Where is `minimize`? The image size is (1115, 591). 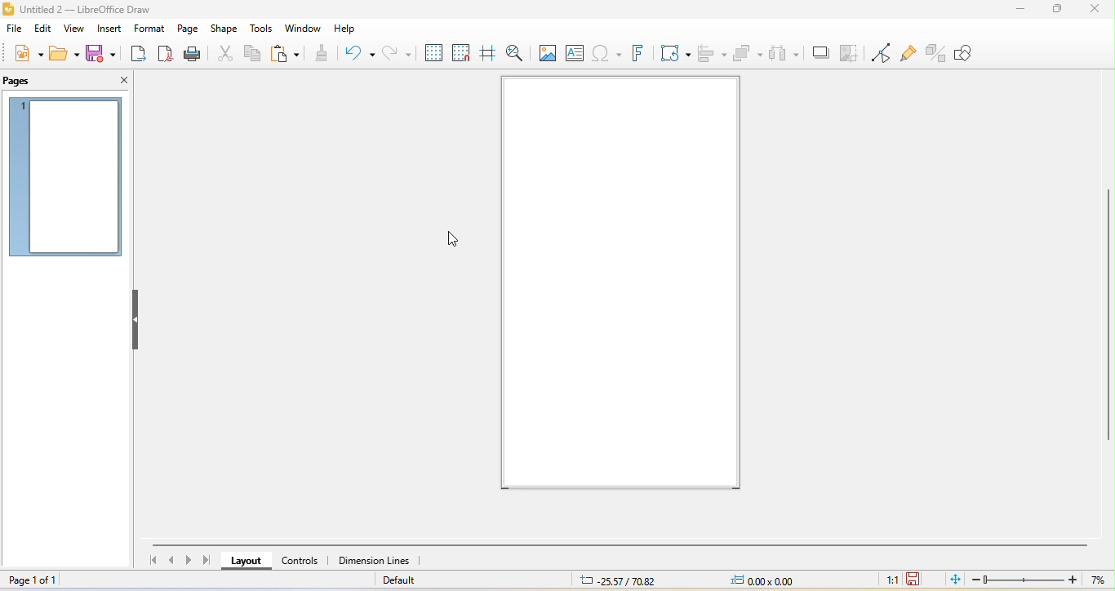
minimize is located at coordinates (1021, 8).